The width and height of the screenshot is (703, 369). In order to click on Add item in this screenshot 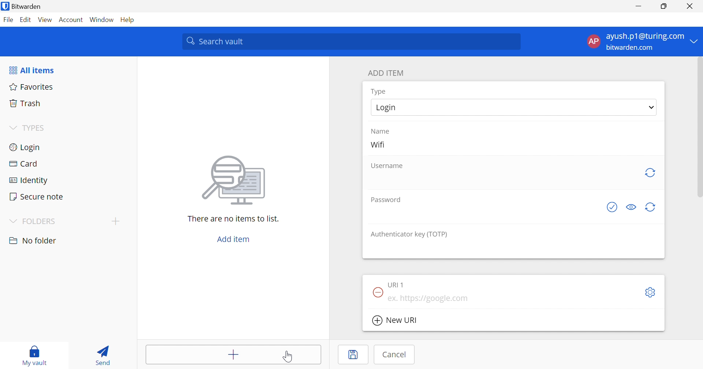, I will do `click(234, 355)`.